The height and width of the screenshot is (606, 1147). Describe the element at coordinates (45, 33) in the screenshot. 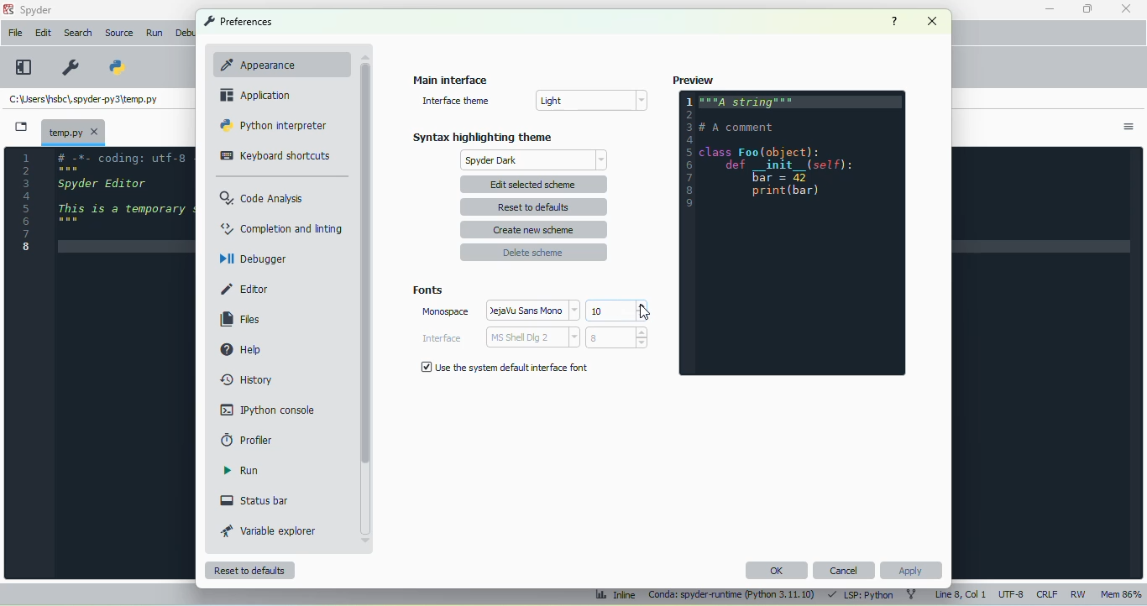

I see `edit` at that location.